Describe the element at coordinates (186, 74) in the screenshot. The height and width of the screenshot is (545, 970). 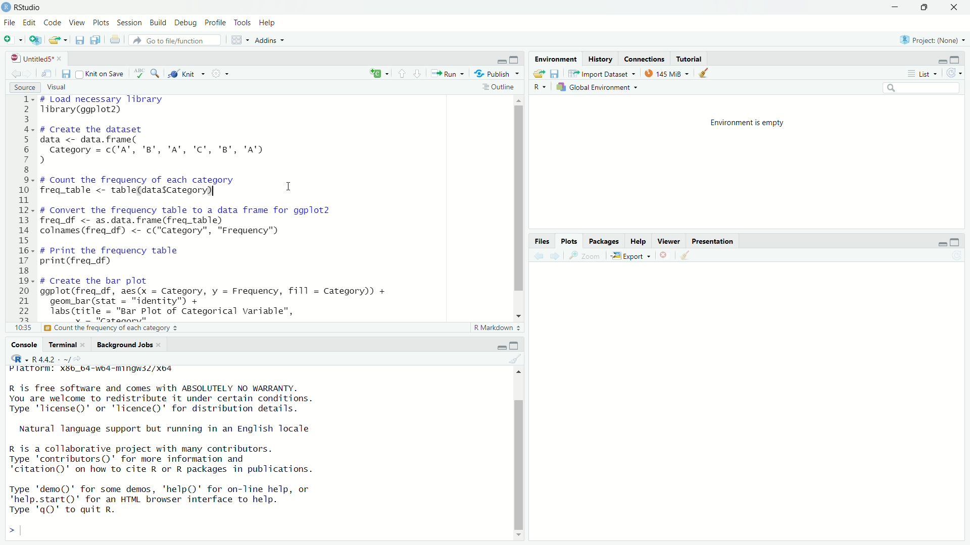
I see `knit` at that location.